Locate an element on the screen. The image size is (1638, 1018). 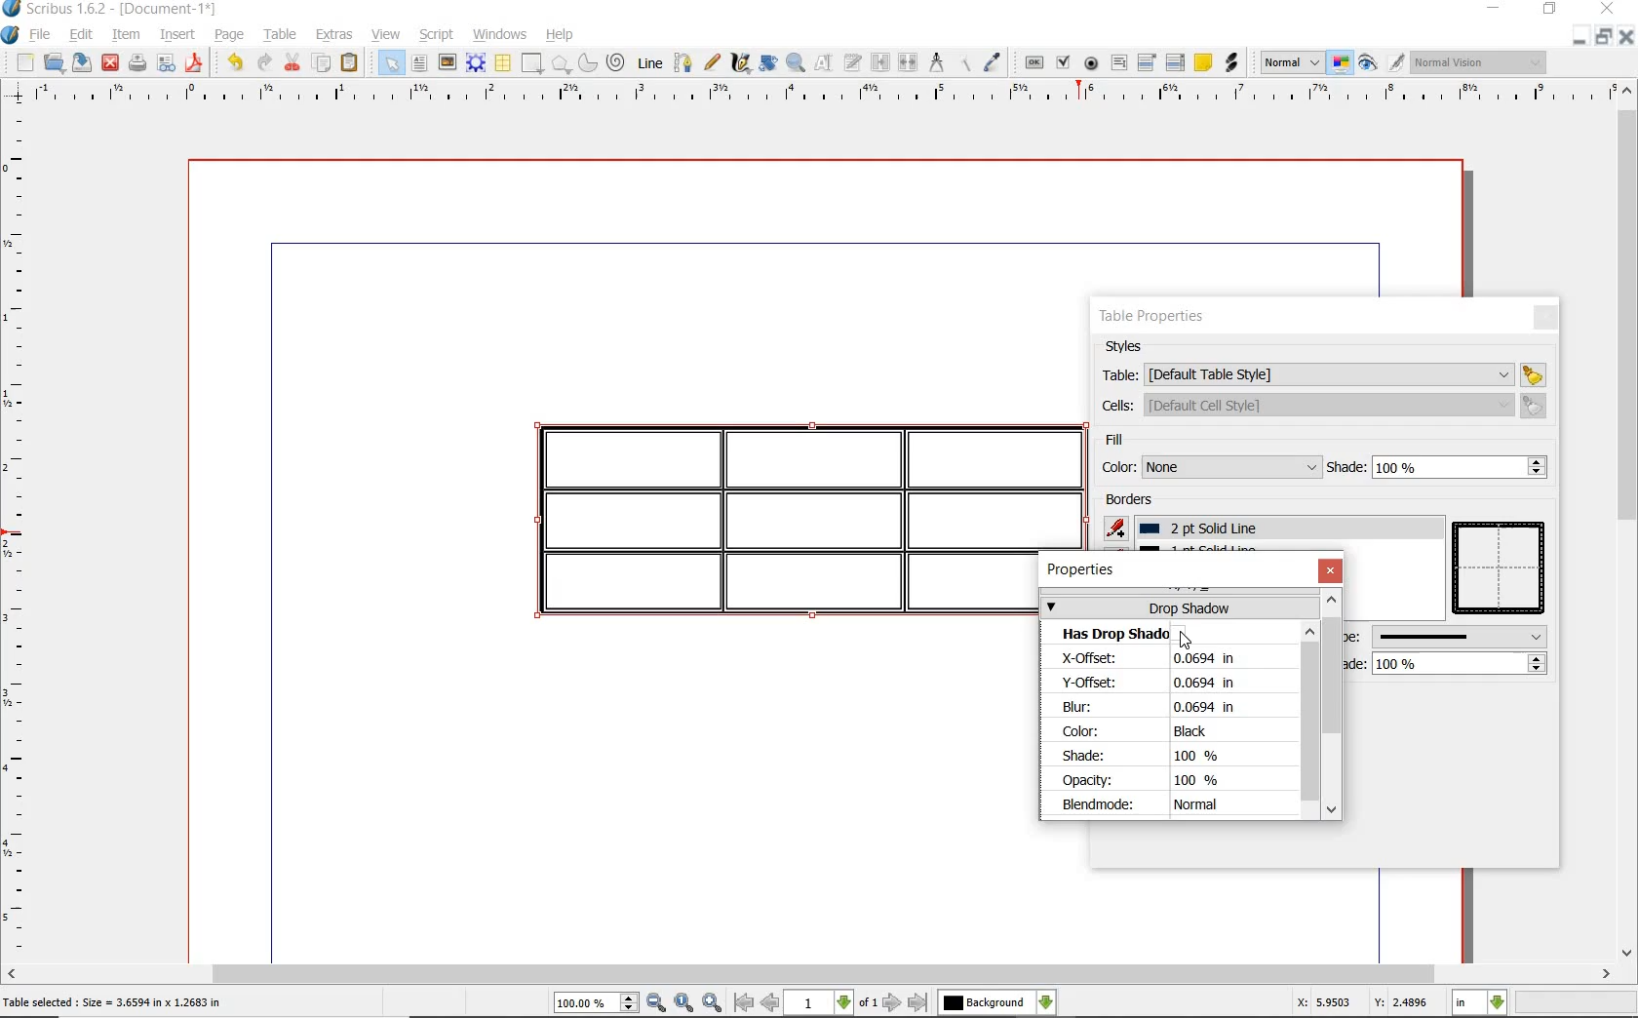
link text frame is located at coordinates (879, 62).